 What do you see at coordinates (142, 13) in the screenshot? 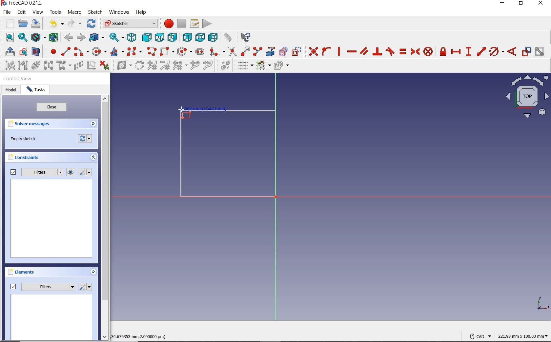
I see `help` at bounding box center [142, 13].